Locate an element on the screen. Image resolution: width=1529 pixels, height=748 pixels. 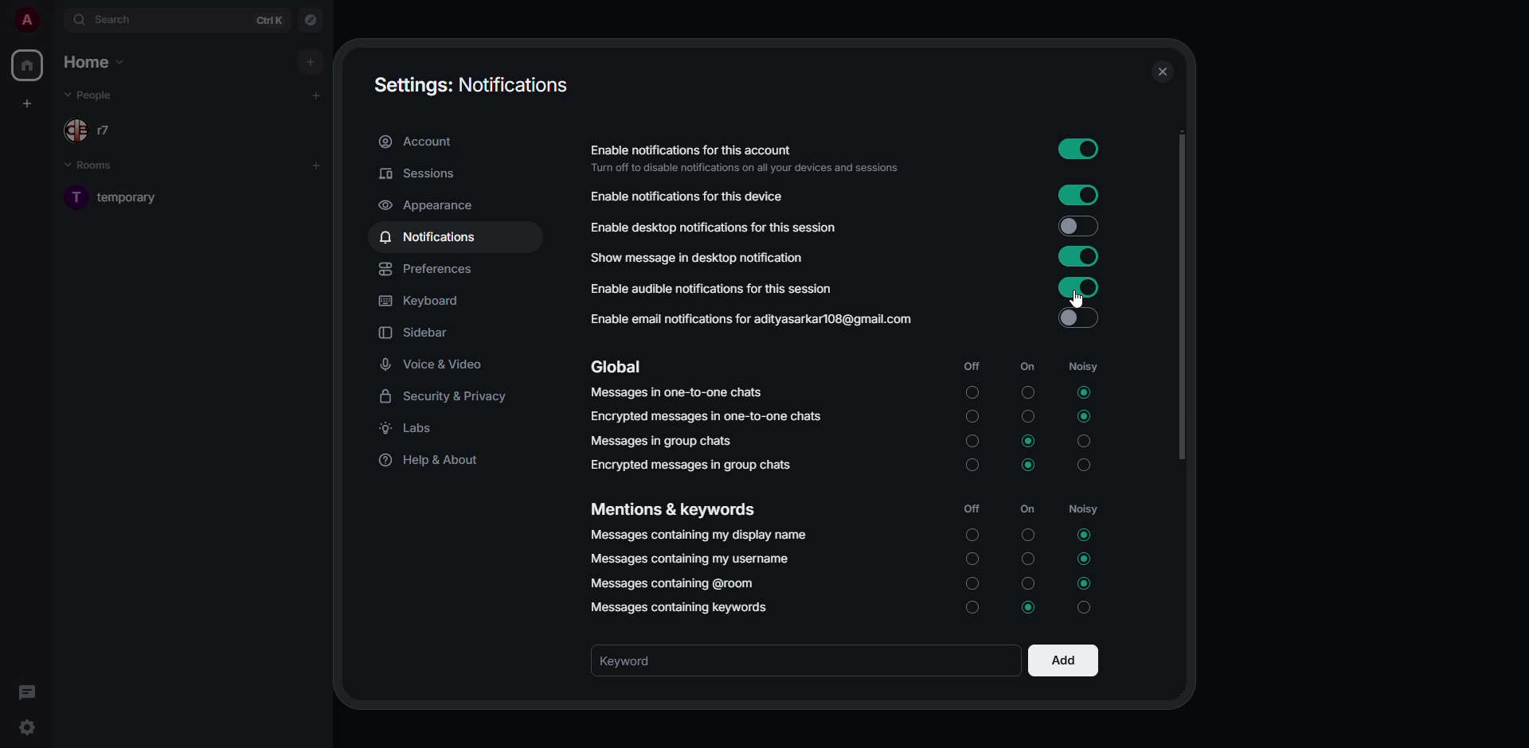
off is located at coordinates (976, 368).